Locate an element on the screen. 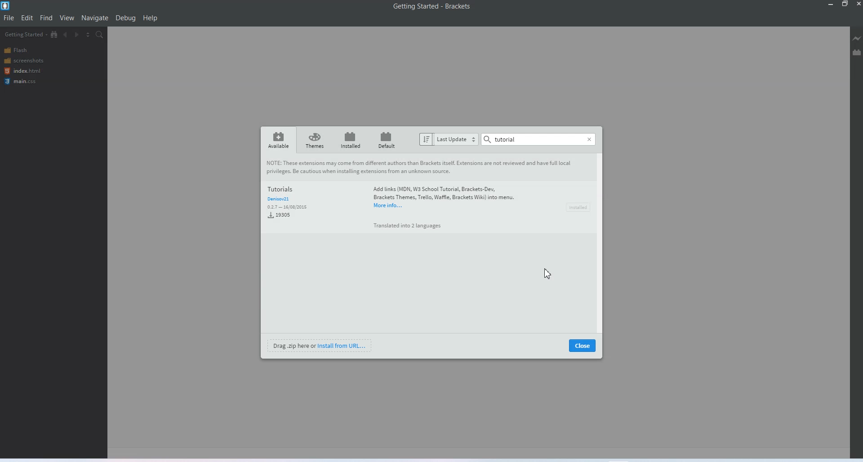 Image resolution: width=863 pixels, height=462 pixels. View is located at coordinates (67, 18).